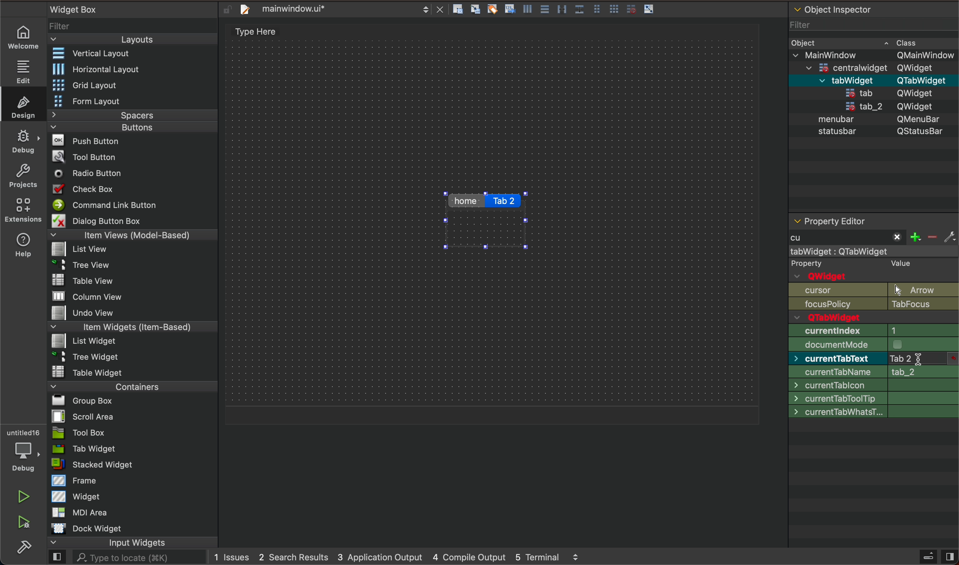  Describe the element at coordinates (400, 557) in the screenshot. I see `logs` at that location.